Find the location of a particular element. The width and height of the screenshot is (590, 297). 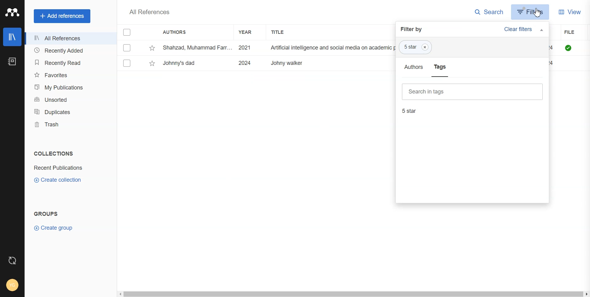

Add references is located at coordinates (62, 16).